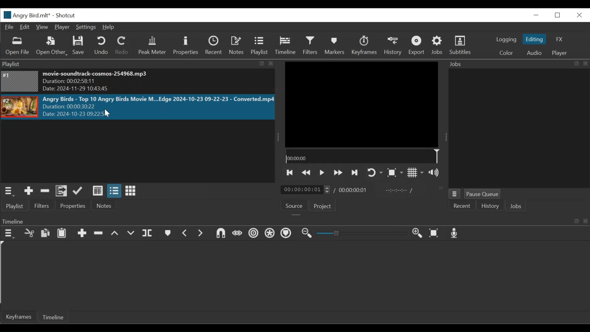  What do you see at coordinates (438, 46) in the screenshot?
I see `Jobs` at bounding box center [438, 46].